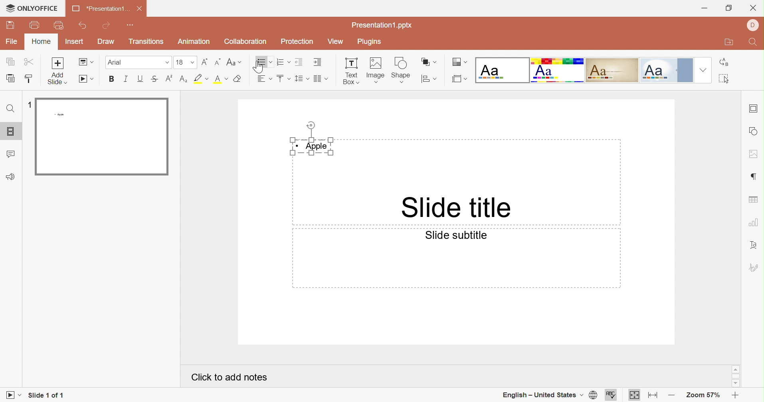 The image size is (764, 402). I want to click on Paste, so click(11, 79).